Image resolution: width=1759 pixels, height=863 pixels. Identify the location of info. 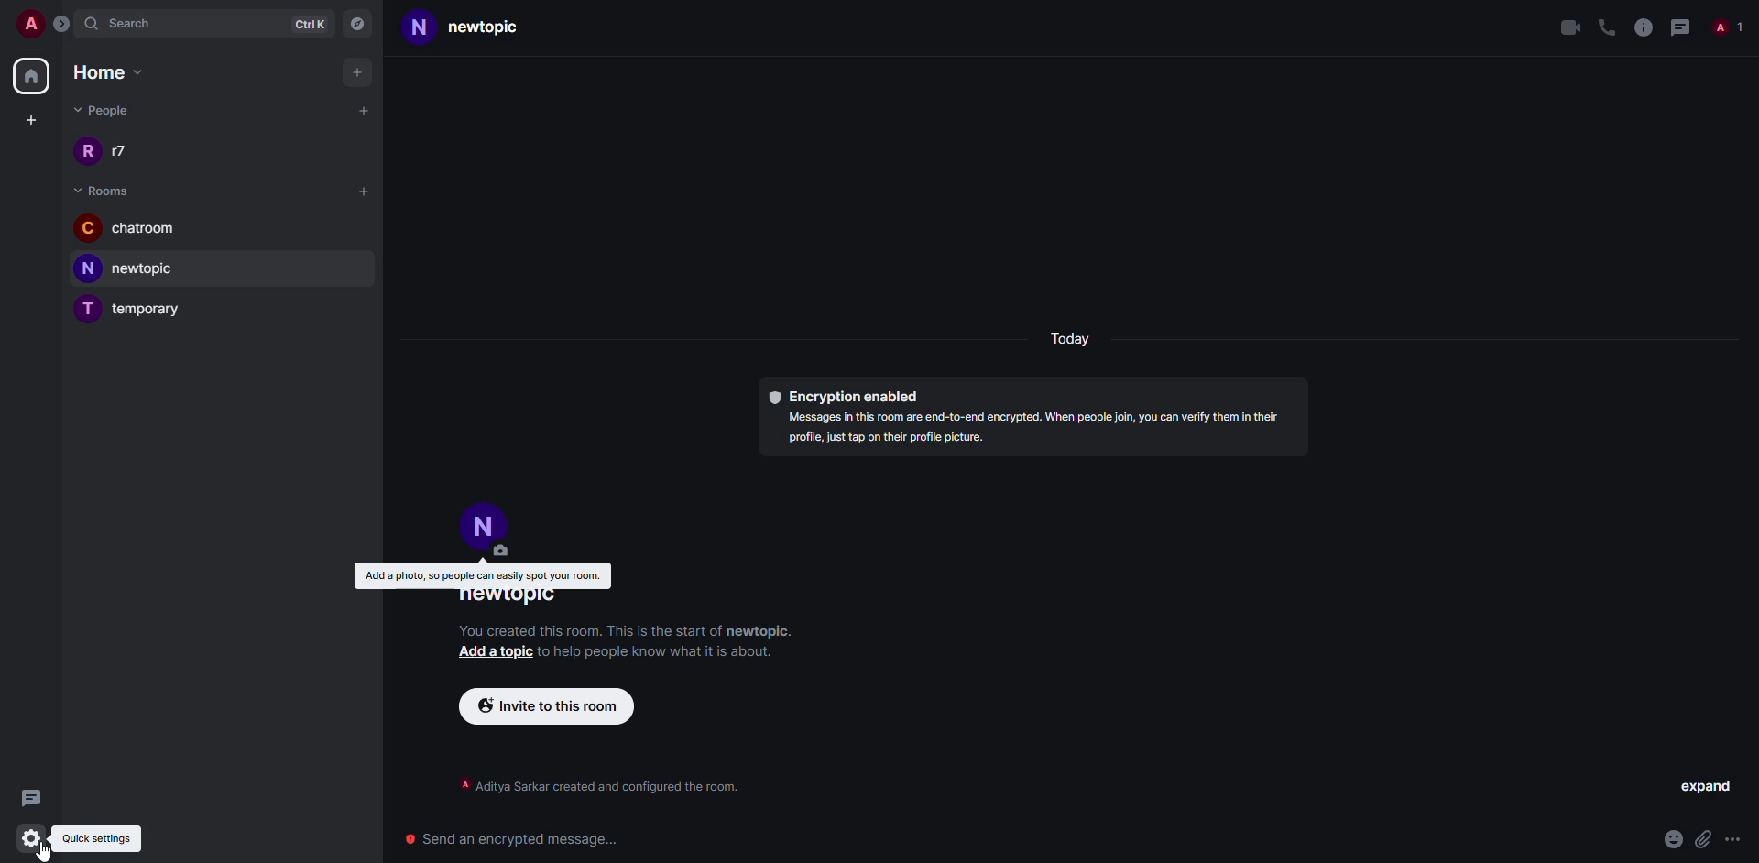
(1032, 427).